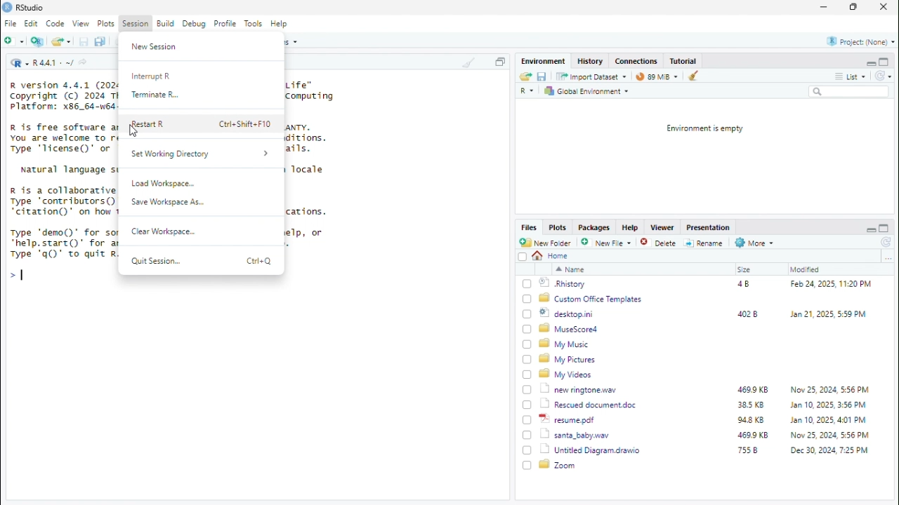 The width and height of the screenshot is (899, 505). I want to click on save, so click(543, 76).